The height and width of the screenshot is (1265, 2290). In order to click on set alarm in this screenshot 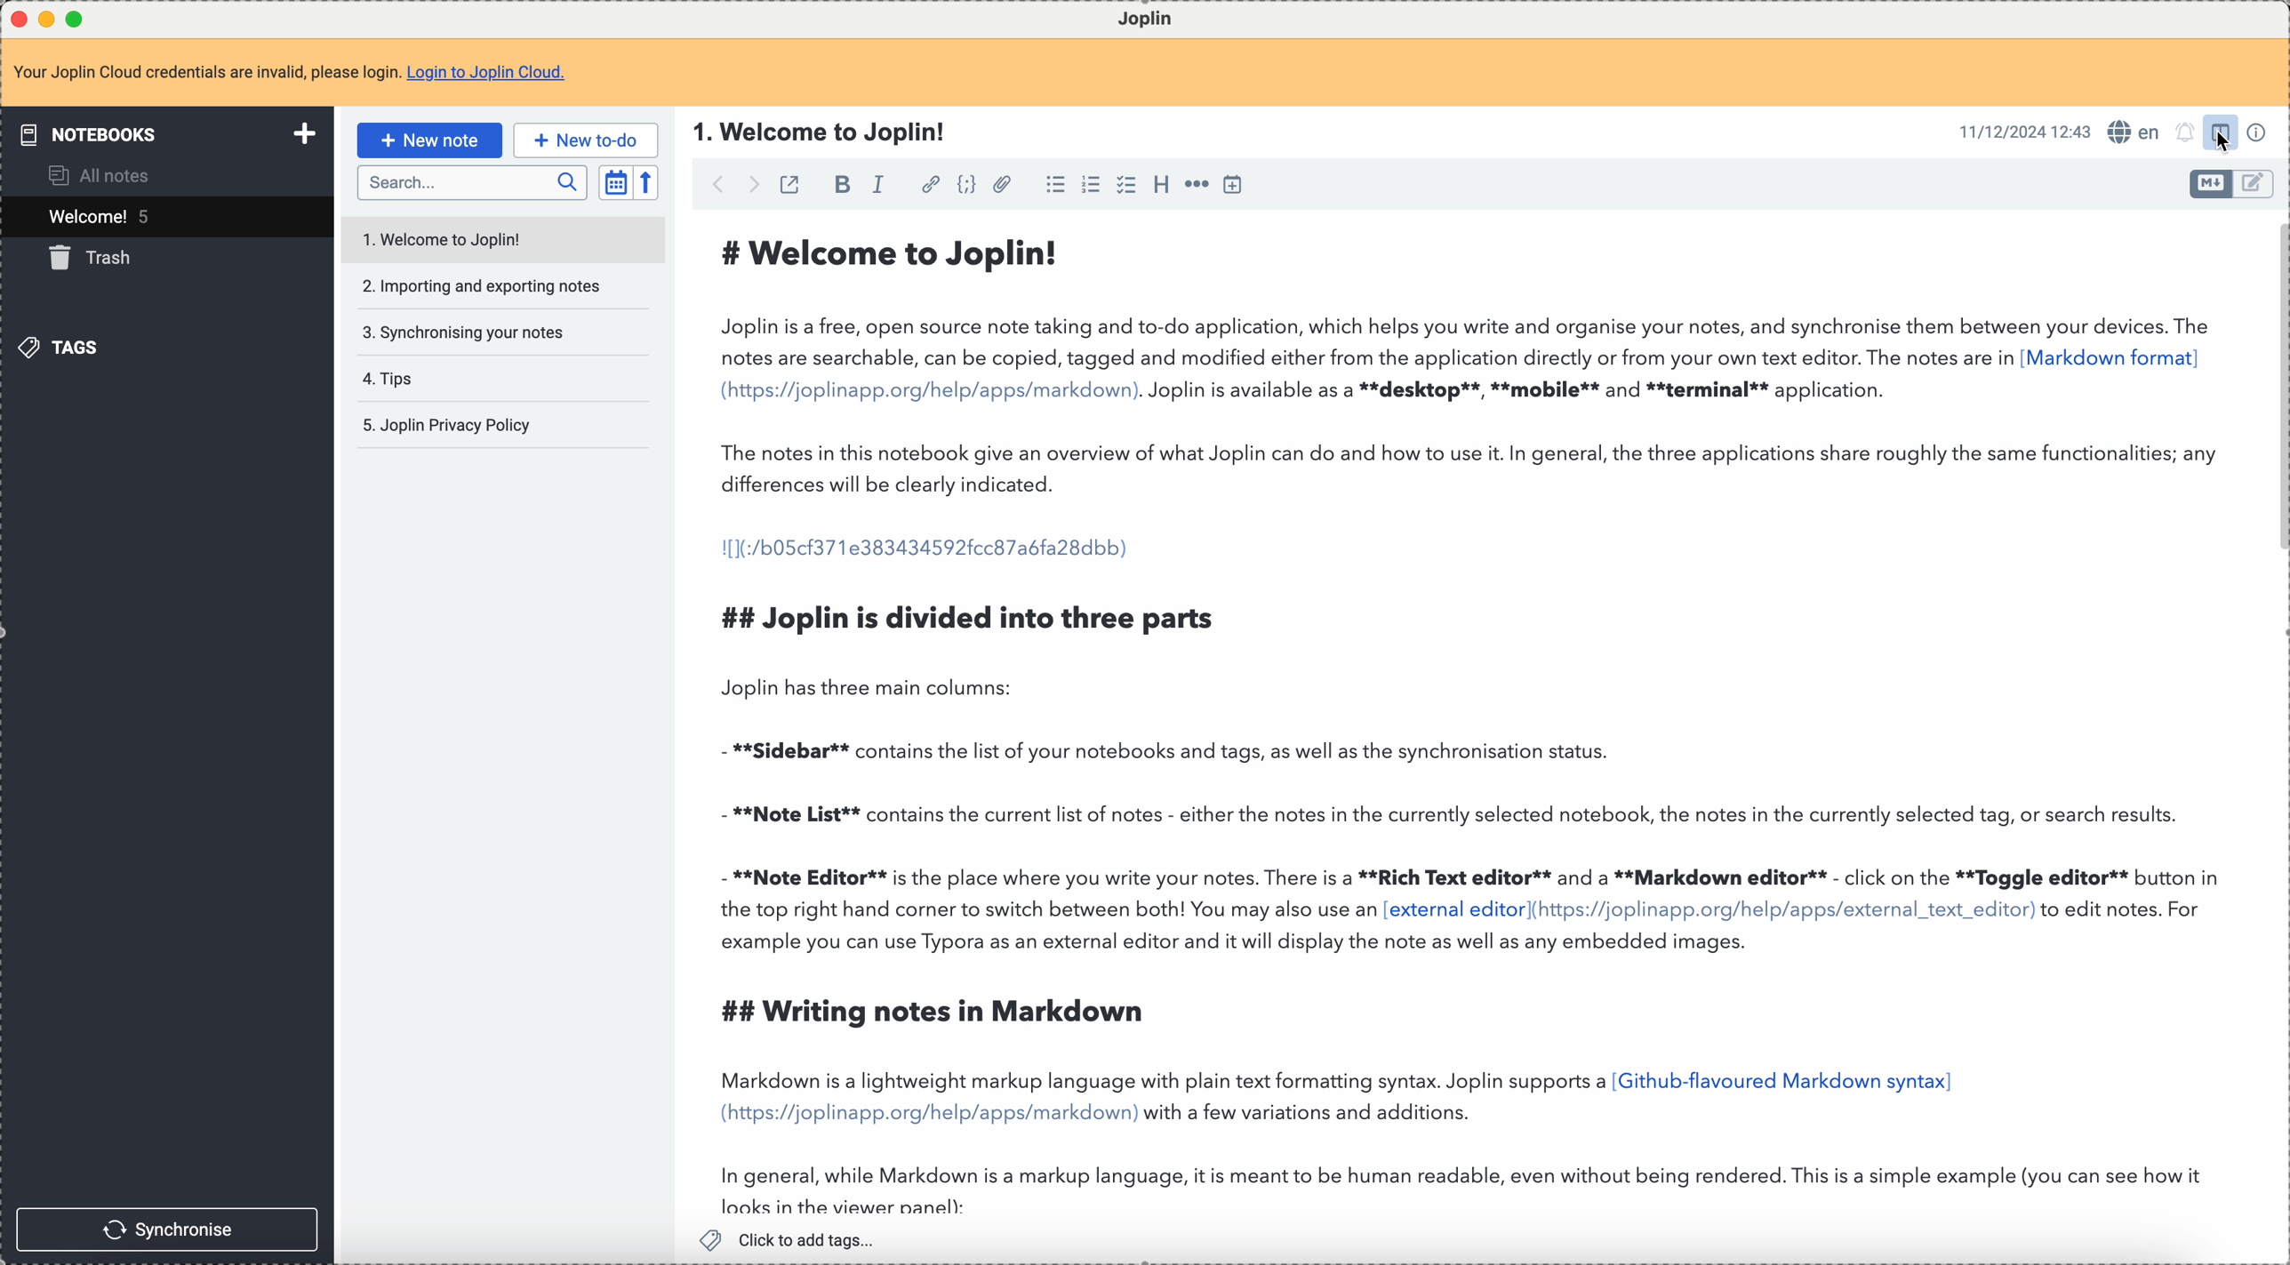, I will do `click(2182, 133)`.